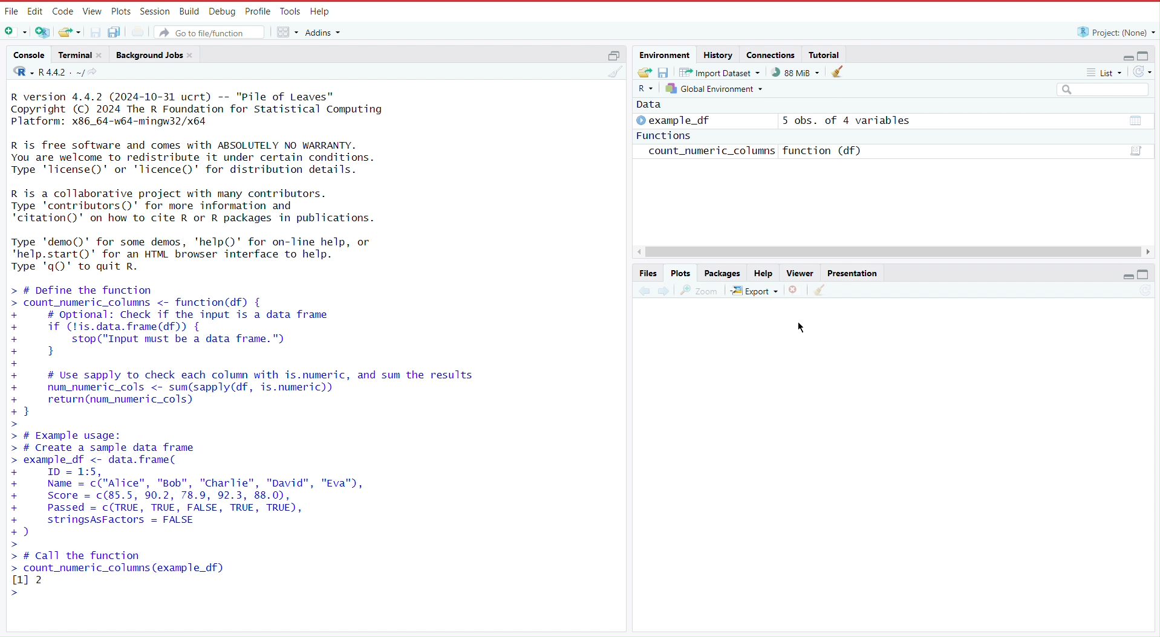 This screenshot has height=637, width=1160. What do you see at coordinates (852, 272) in the screenshot?
I see `Presentation` at bounding box center [852, 272].